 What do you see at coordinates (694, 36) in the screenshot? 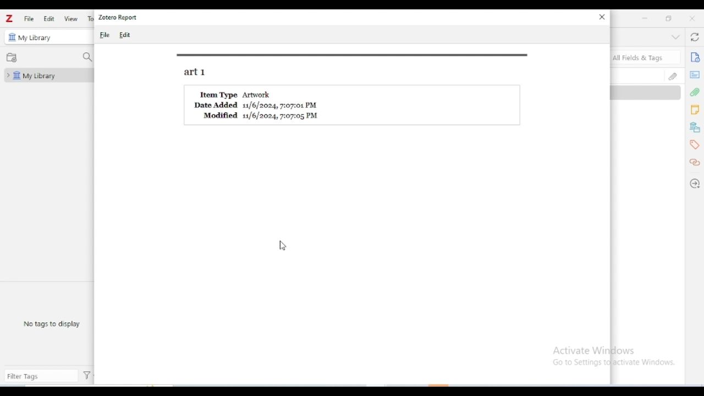
I see `sync with zotero.org` at bounding box center [694, 36].